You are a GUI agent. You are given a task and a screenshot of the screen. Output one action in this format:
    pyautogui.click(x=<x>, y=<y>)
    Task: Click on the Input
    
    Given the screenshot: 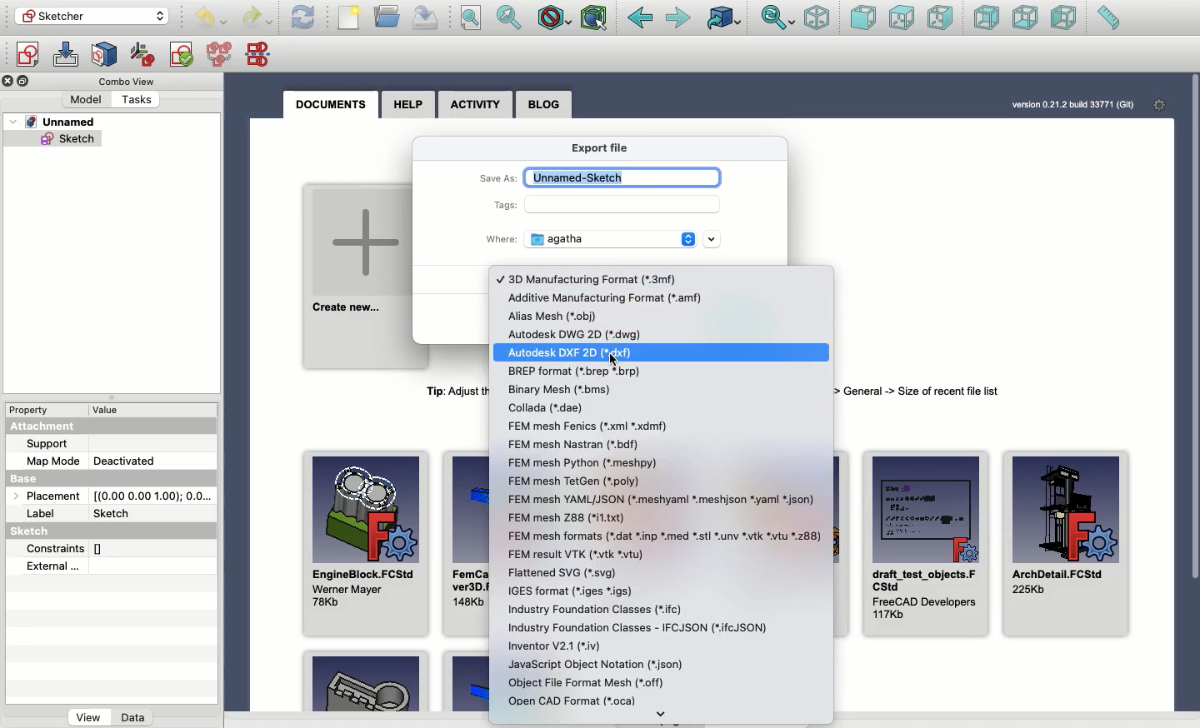 What is the action you would take?
    pyautogui.click(x=626, y=204)
    